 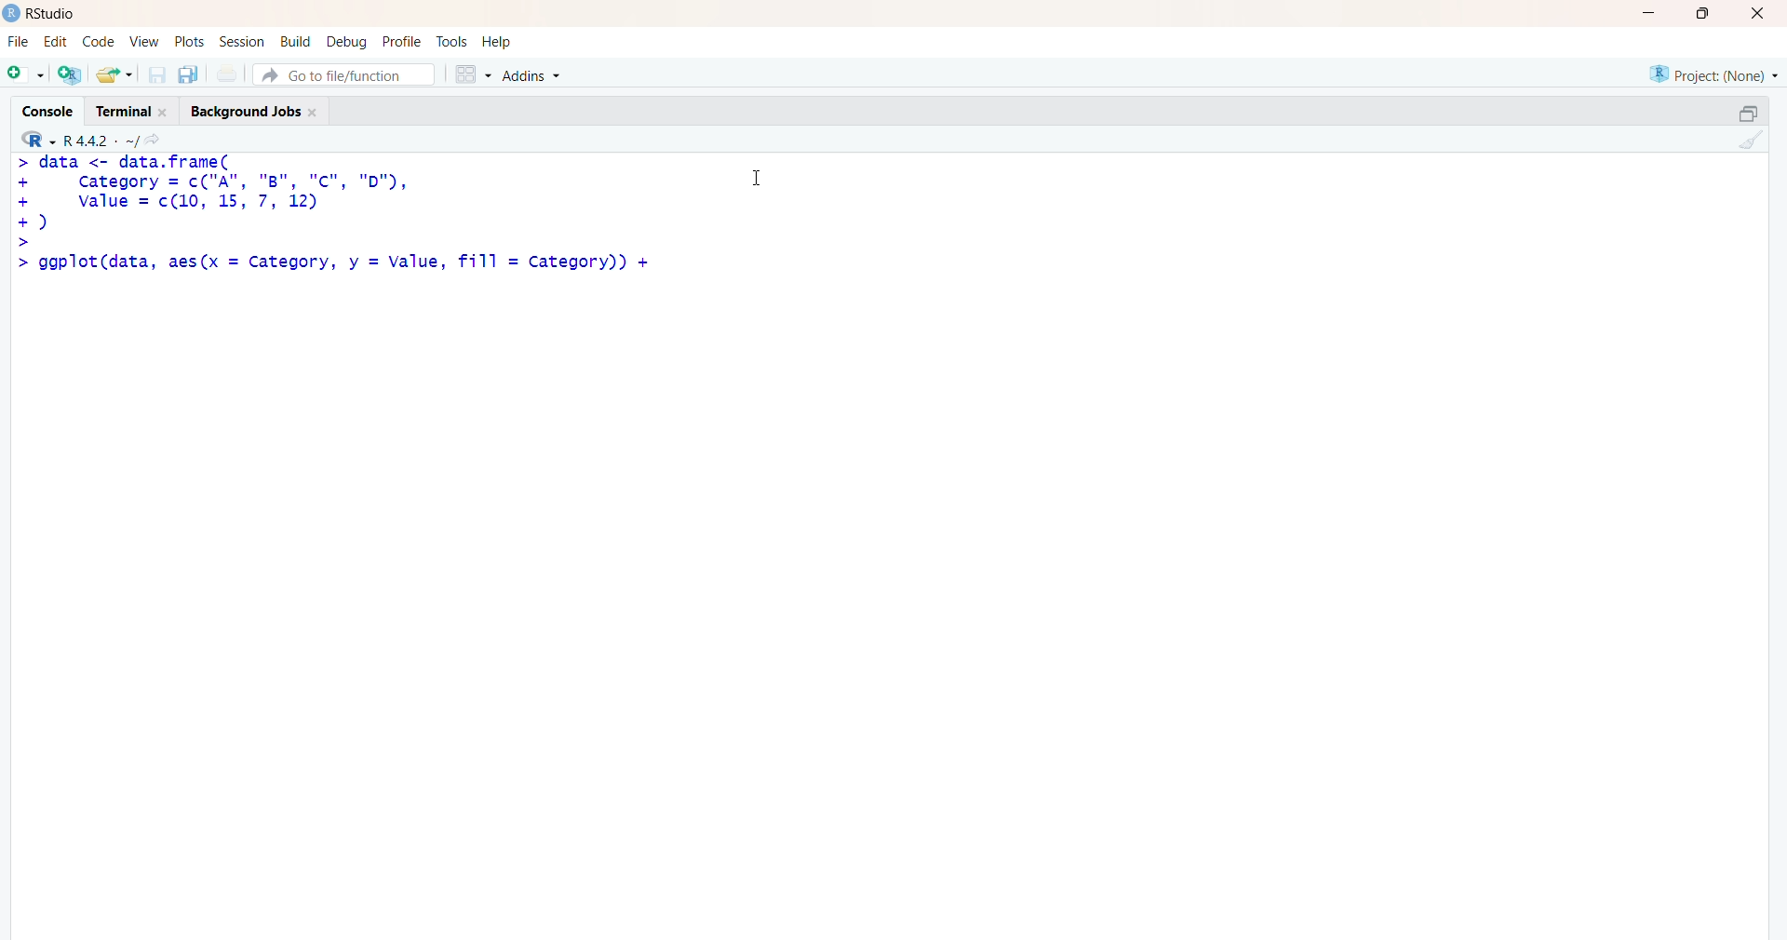 What do you see at coordinates (40, 140) in the screenshot?
I see `R language` at bounding box center [40, 140].